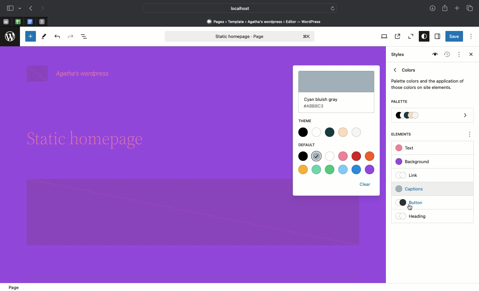 This screenshot has height=291, width=479. Describe the element at coordinates (433, 116) in the screenshot. I see `Palette` at that location.